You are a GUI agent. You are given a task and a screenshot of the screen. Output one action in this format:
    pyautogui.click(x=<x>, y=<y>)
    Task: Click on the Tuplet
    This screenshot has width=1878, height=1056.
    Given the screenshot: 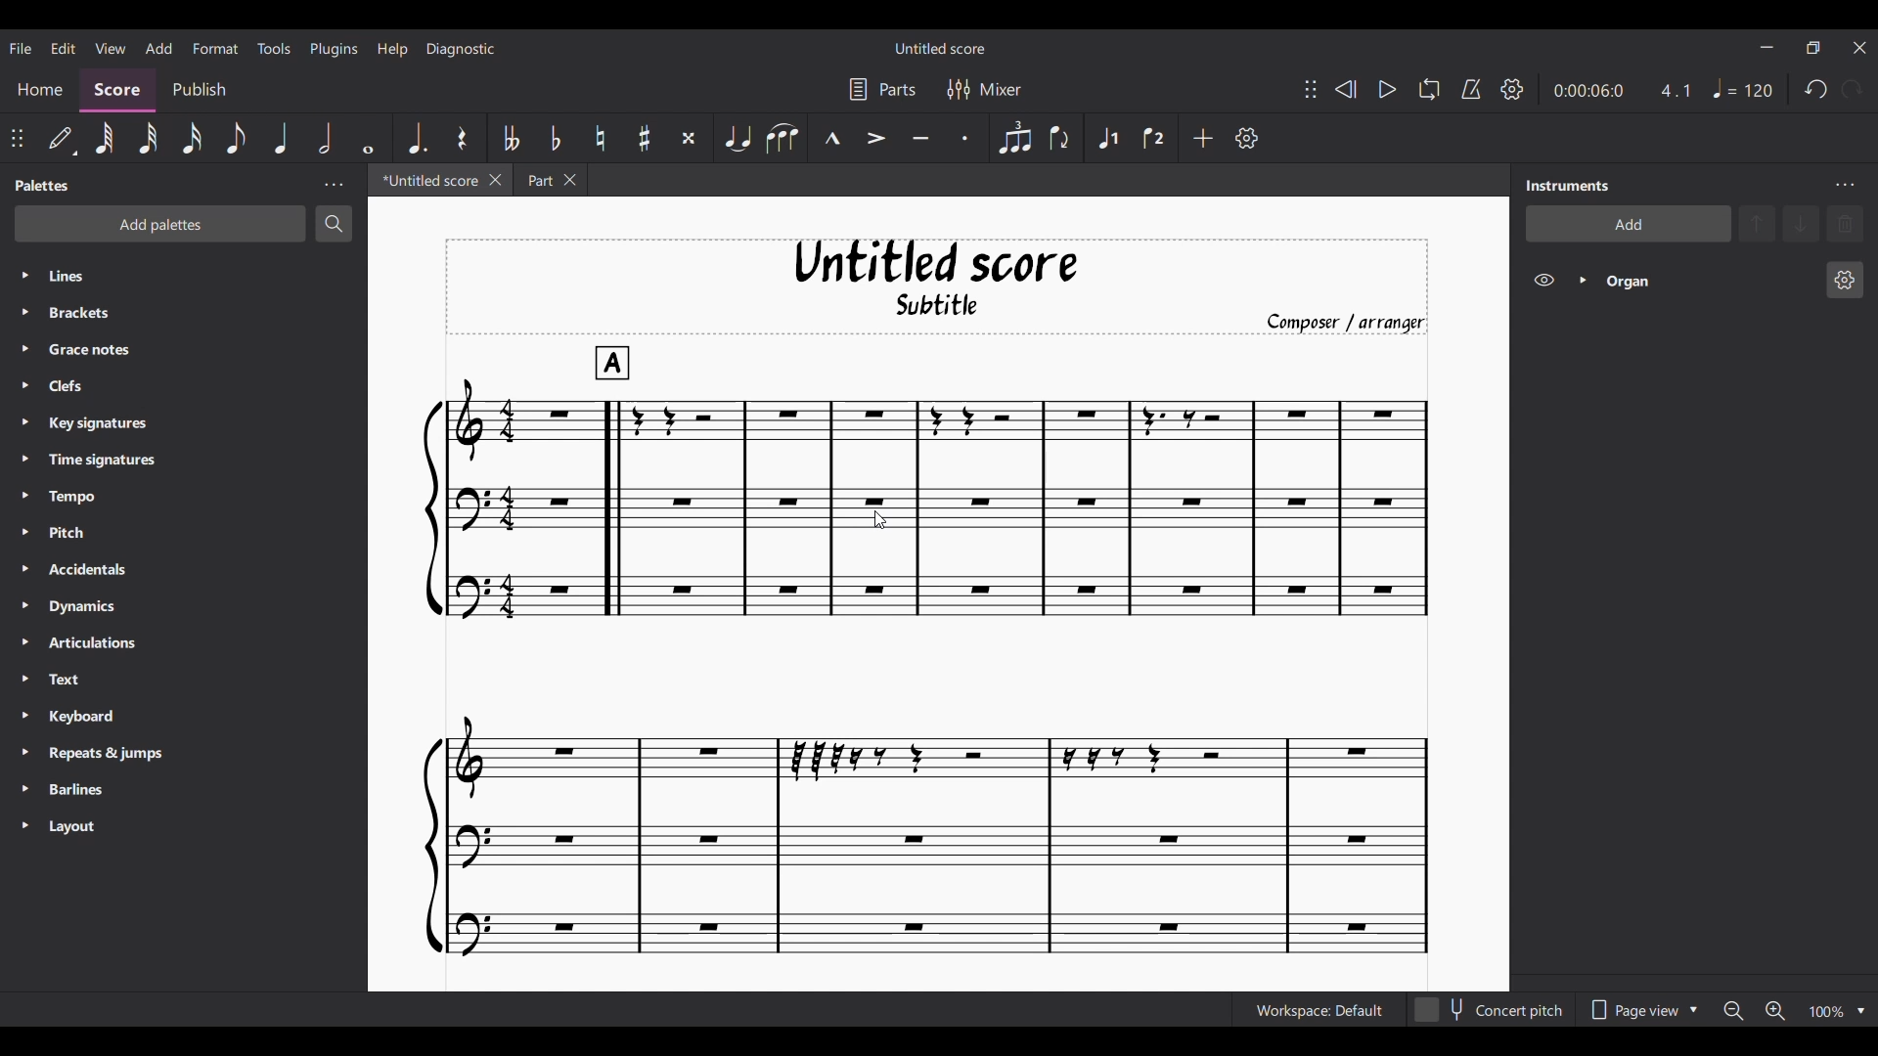 What is the action you would take?
    pyautogui.click(x=1015, y=139)
    